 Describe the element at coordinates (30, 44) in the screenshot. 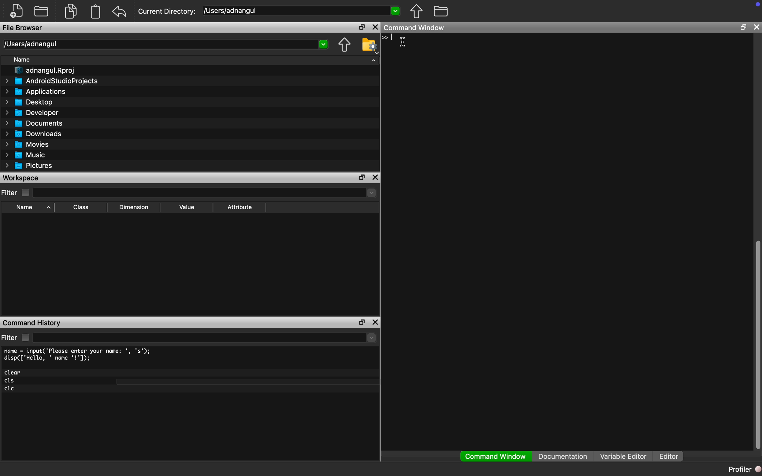

I see `Users/adnangul` at that location.